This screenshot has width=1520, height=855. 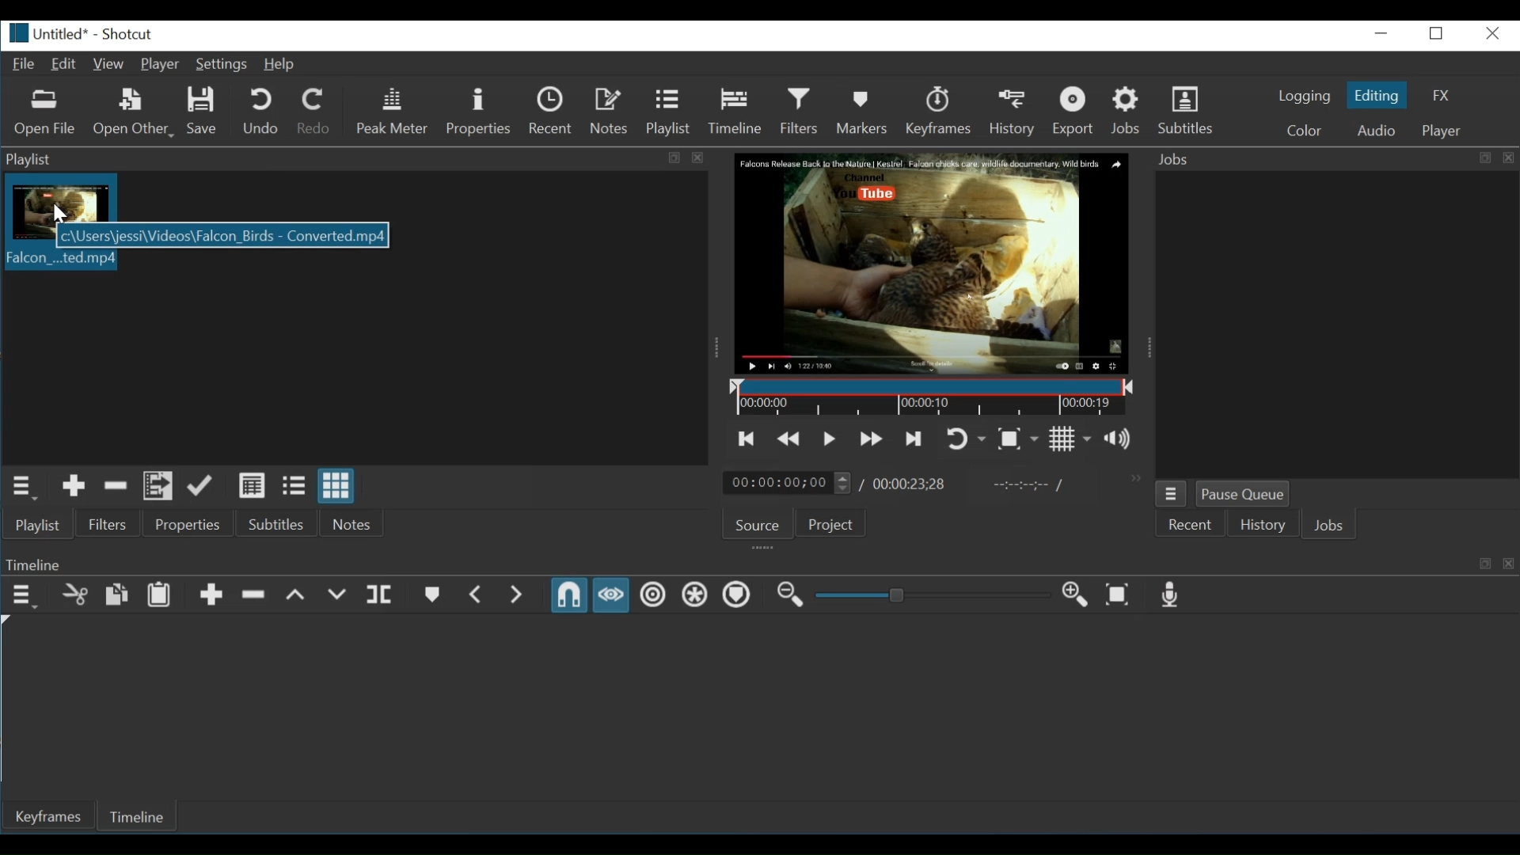 What do you see at coordinates (568, 595) in the screenshot?
I see `Snap` at bounding box center [568, 595].